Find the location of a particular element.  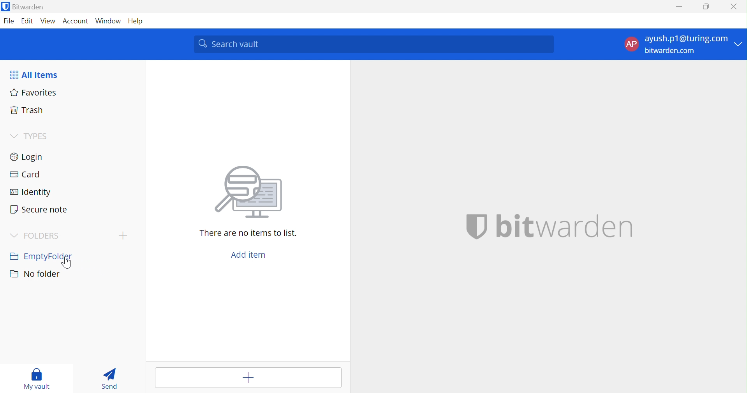

TYPES is located at coordinates (43, 137).